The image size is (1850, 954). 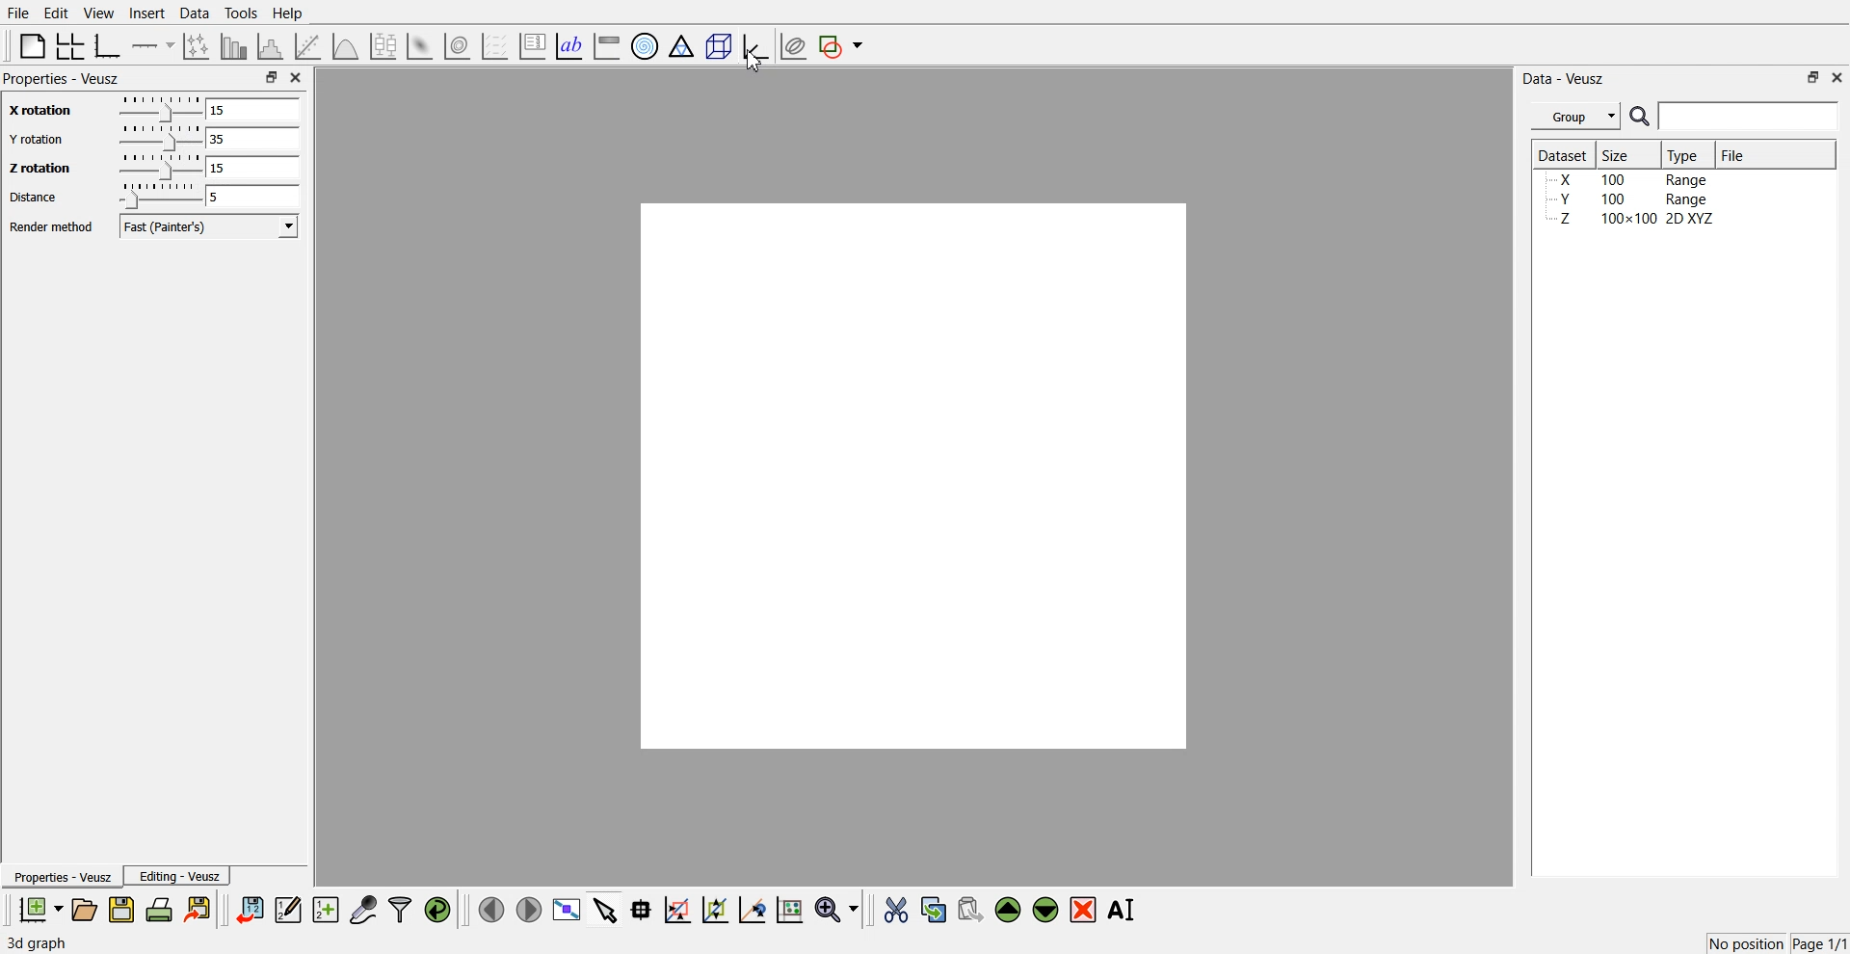 What do you see at coordinates (1813, 77) in the screenshot?
I see `Maximize` at bounding box center [1813, 77].